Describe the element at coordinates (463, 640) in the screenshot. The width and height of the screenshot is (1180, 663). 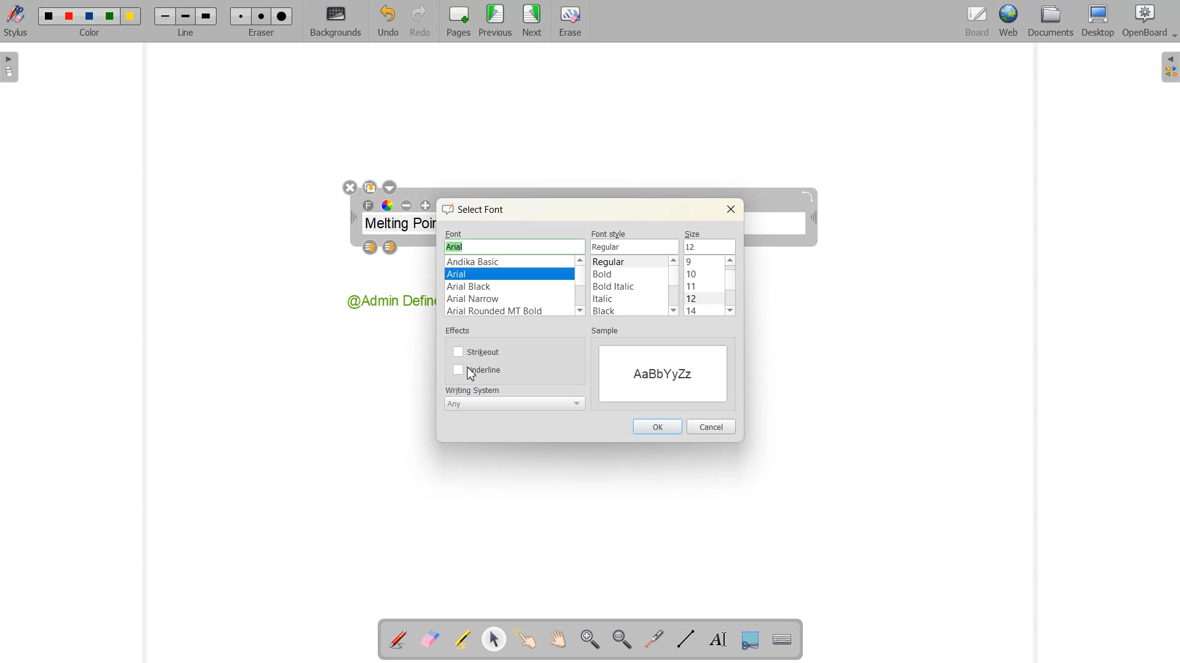
I see `Highlight` at that location.